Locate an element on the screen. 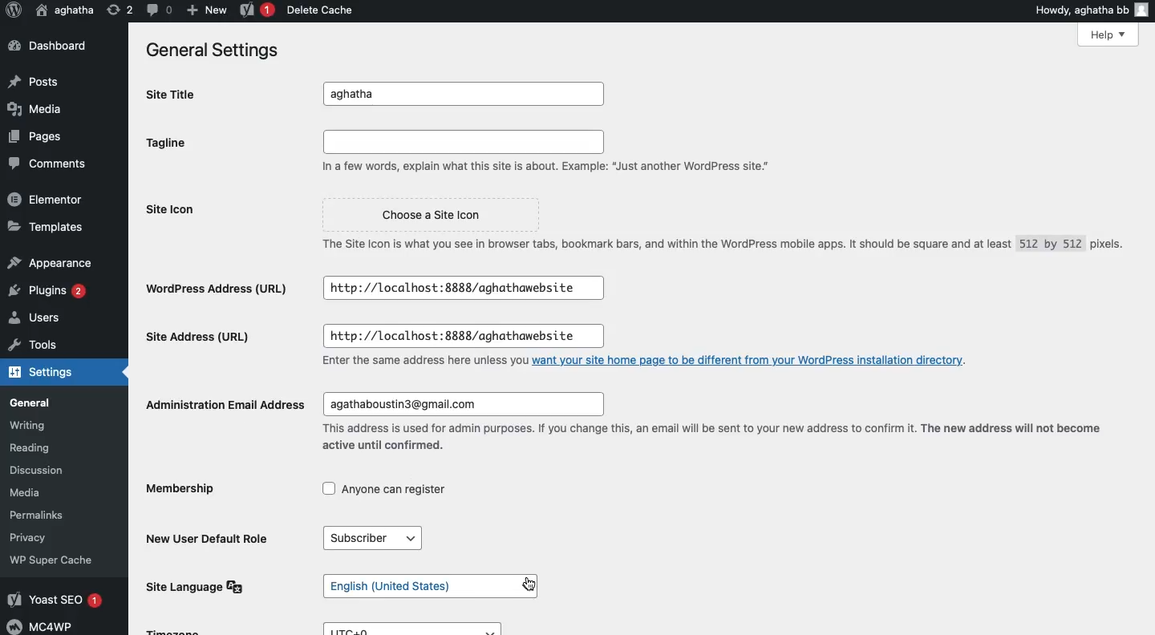  Users is located at coordinates (40, 318).